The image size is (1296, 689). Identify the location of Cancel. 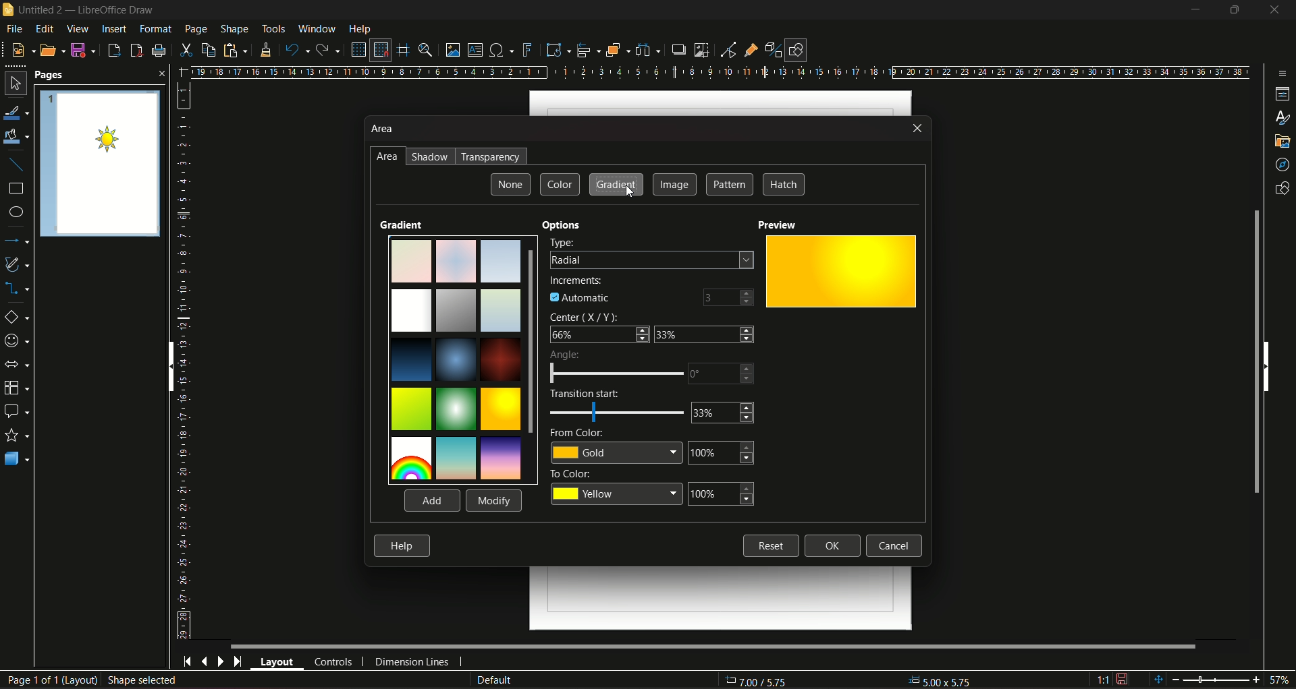
(894, 545).